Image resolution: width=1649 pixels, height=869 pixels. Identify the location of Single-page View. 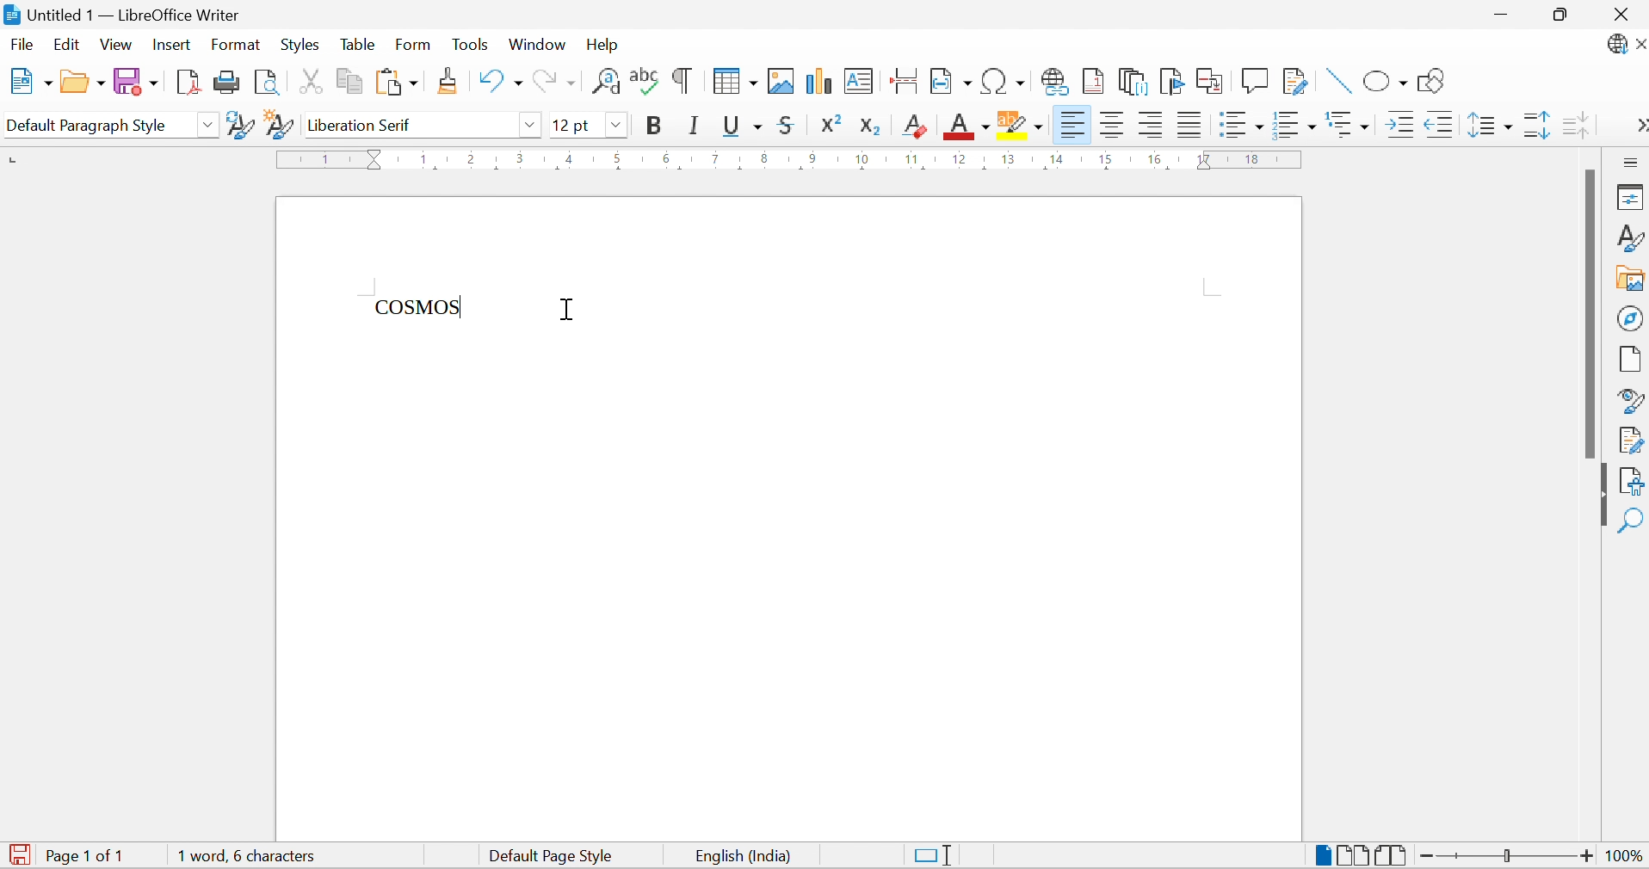
(1322, 853).